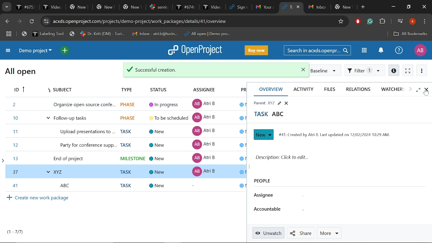 This screenshot has width=432, height=243. Describe the element at coordinates (326, 70) in the screenshot. I see `Baseline` at that location.